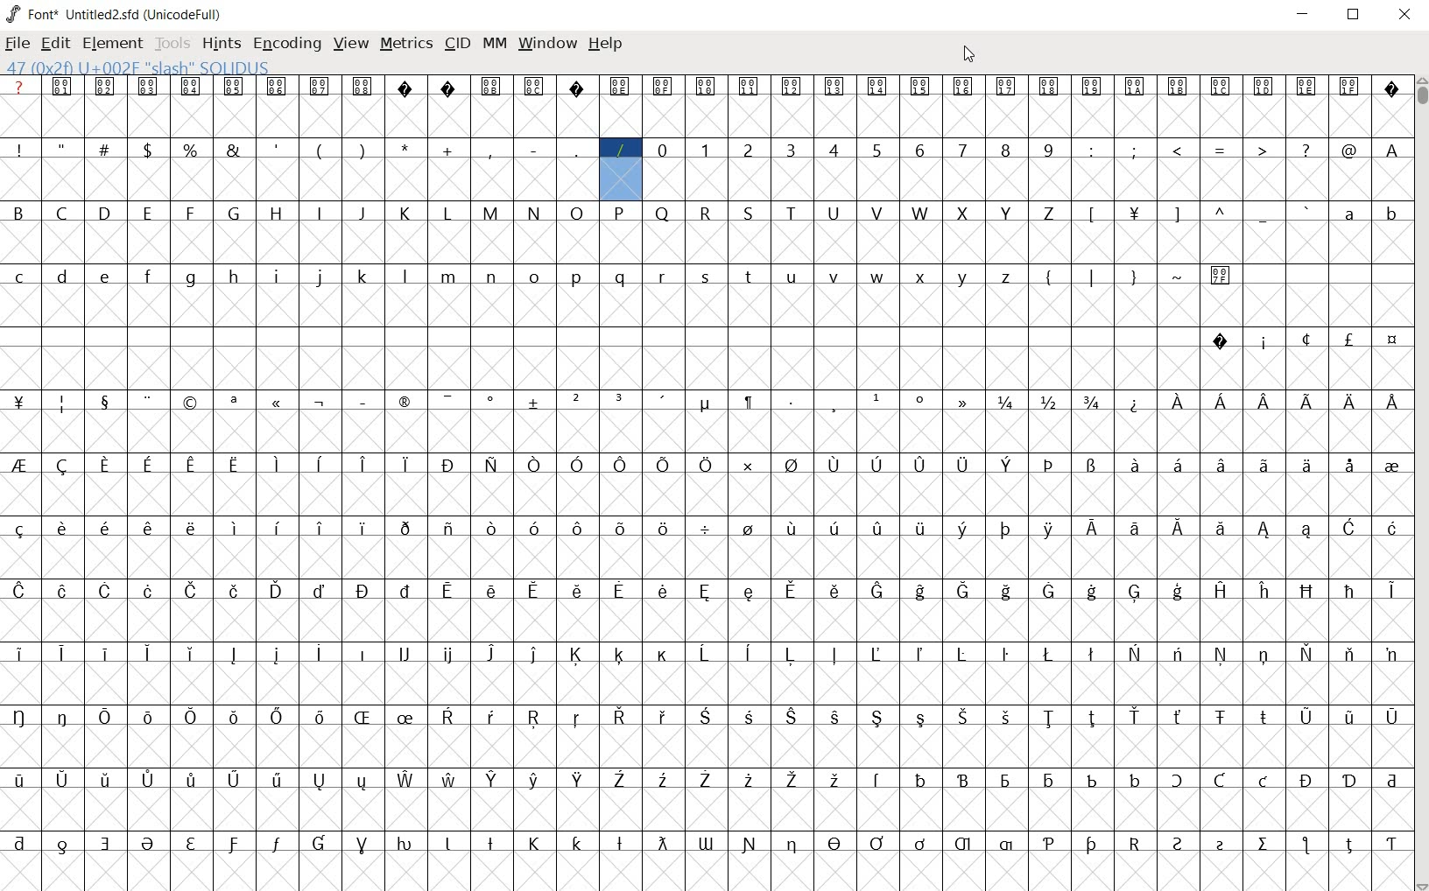 The height and width of the screenshot is (891, 1429). Describe the element at coordinates (705, 464) in the screenshot. I see `glyph` at that location.